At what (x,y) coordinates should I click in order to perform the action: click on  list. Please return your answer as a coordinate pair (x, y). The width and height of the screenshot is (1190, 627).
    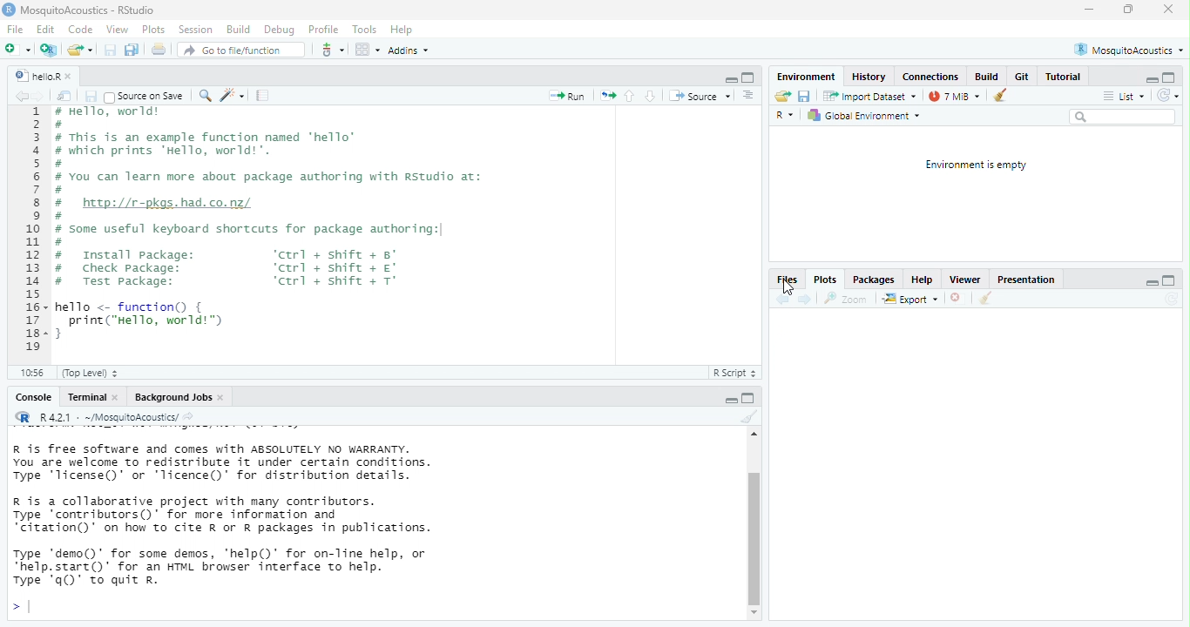
    Looking at the image, I should click on (1126, 96).